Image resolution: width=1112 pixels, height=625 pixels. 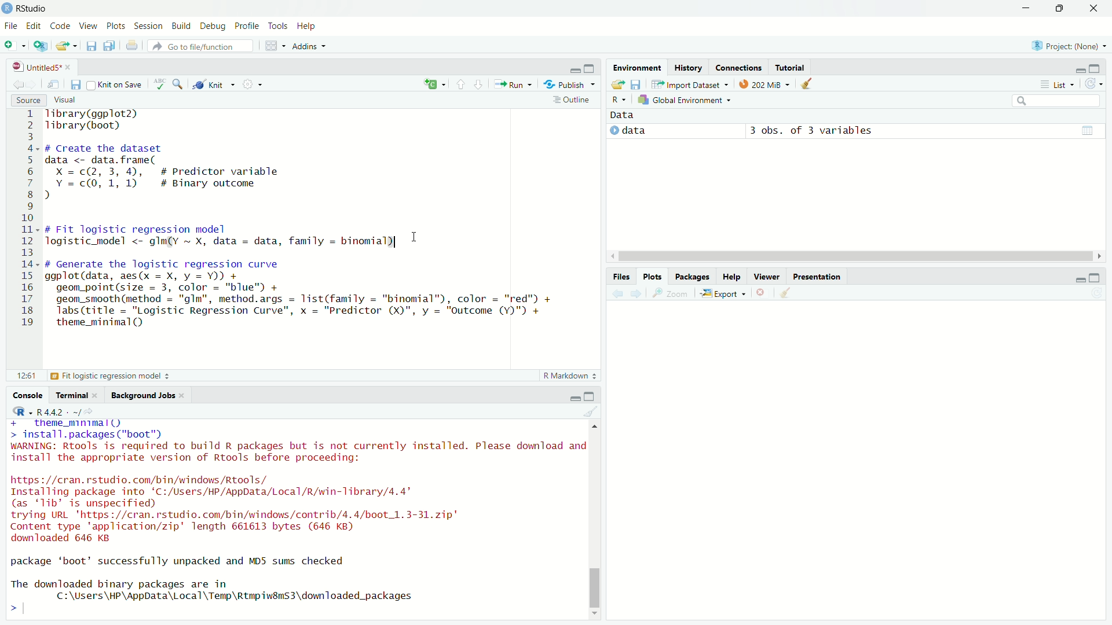 I want to click on Profile, so click(x=246, y=25).